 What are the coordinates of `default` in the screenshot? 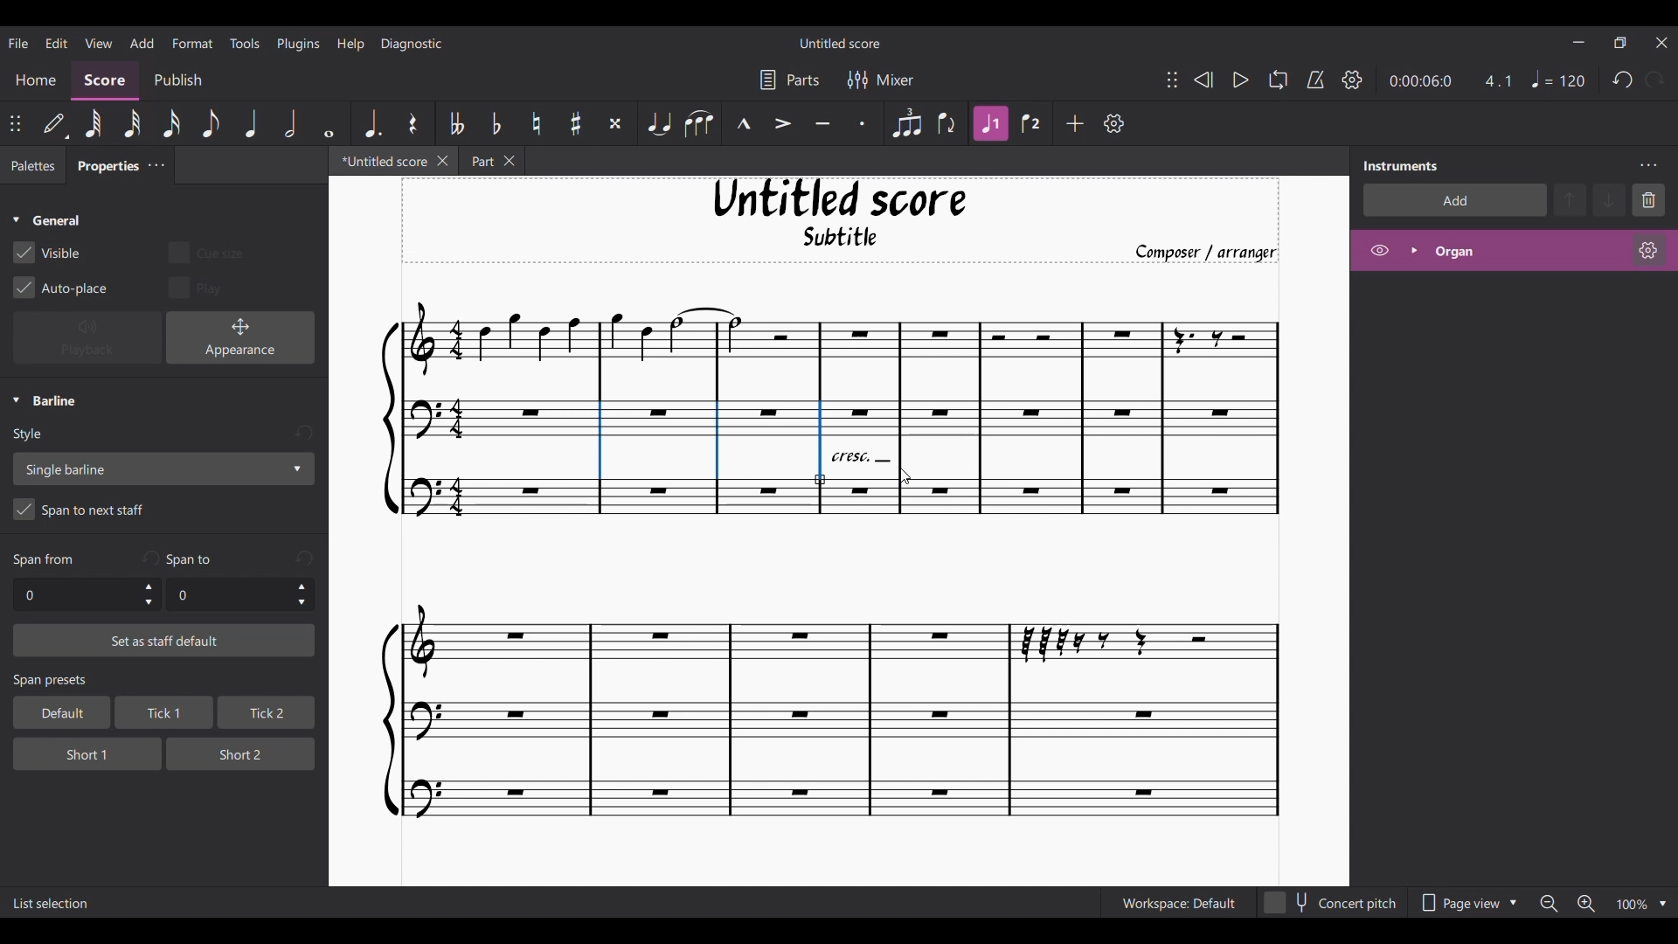 It's located at (56, 712).